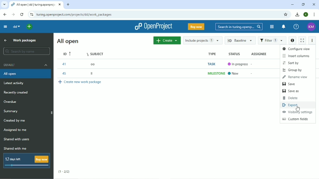  Describe the element at coordinates (16, 130) in the screenshot. I see `Assigned to me` at that location.